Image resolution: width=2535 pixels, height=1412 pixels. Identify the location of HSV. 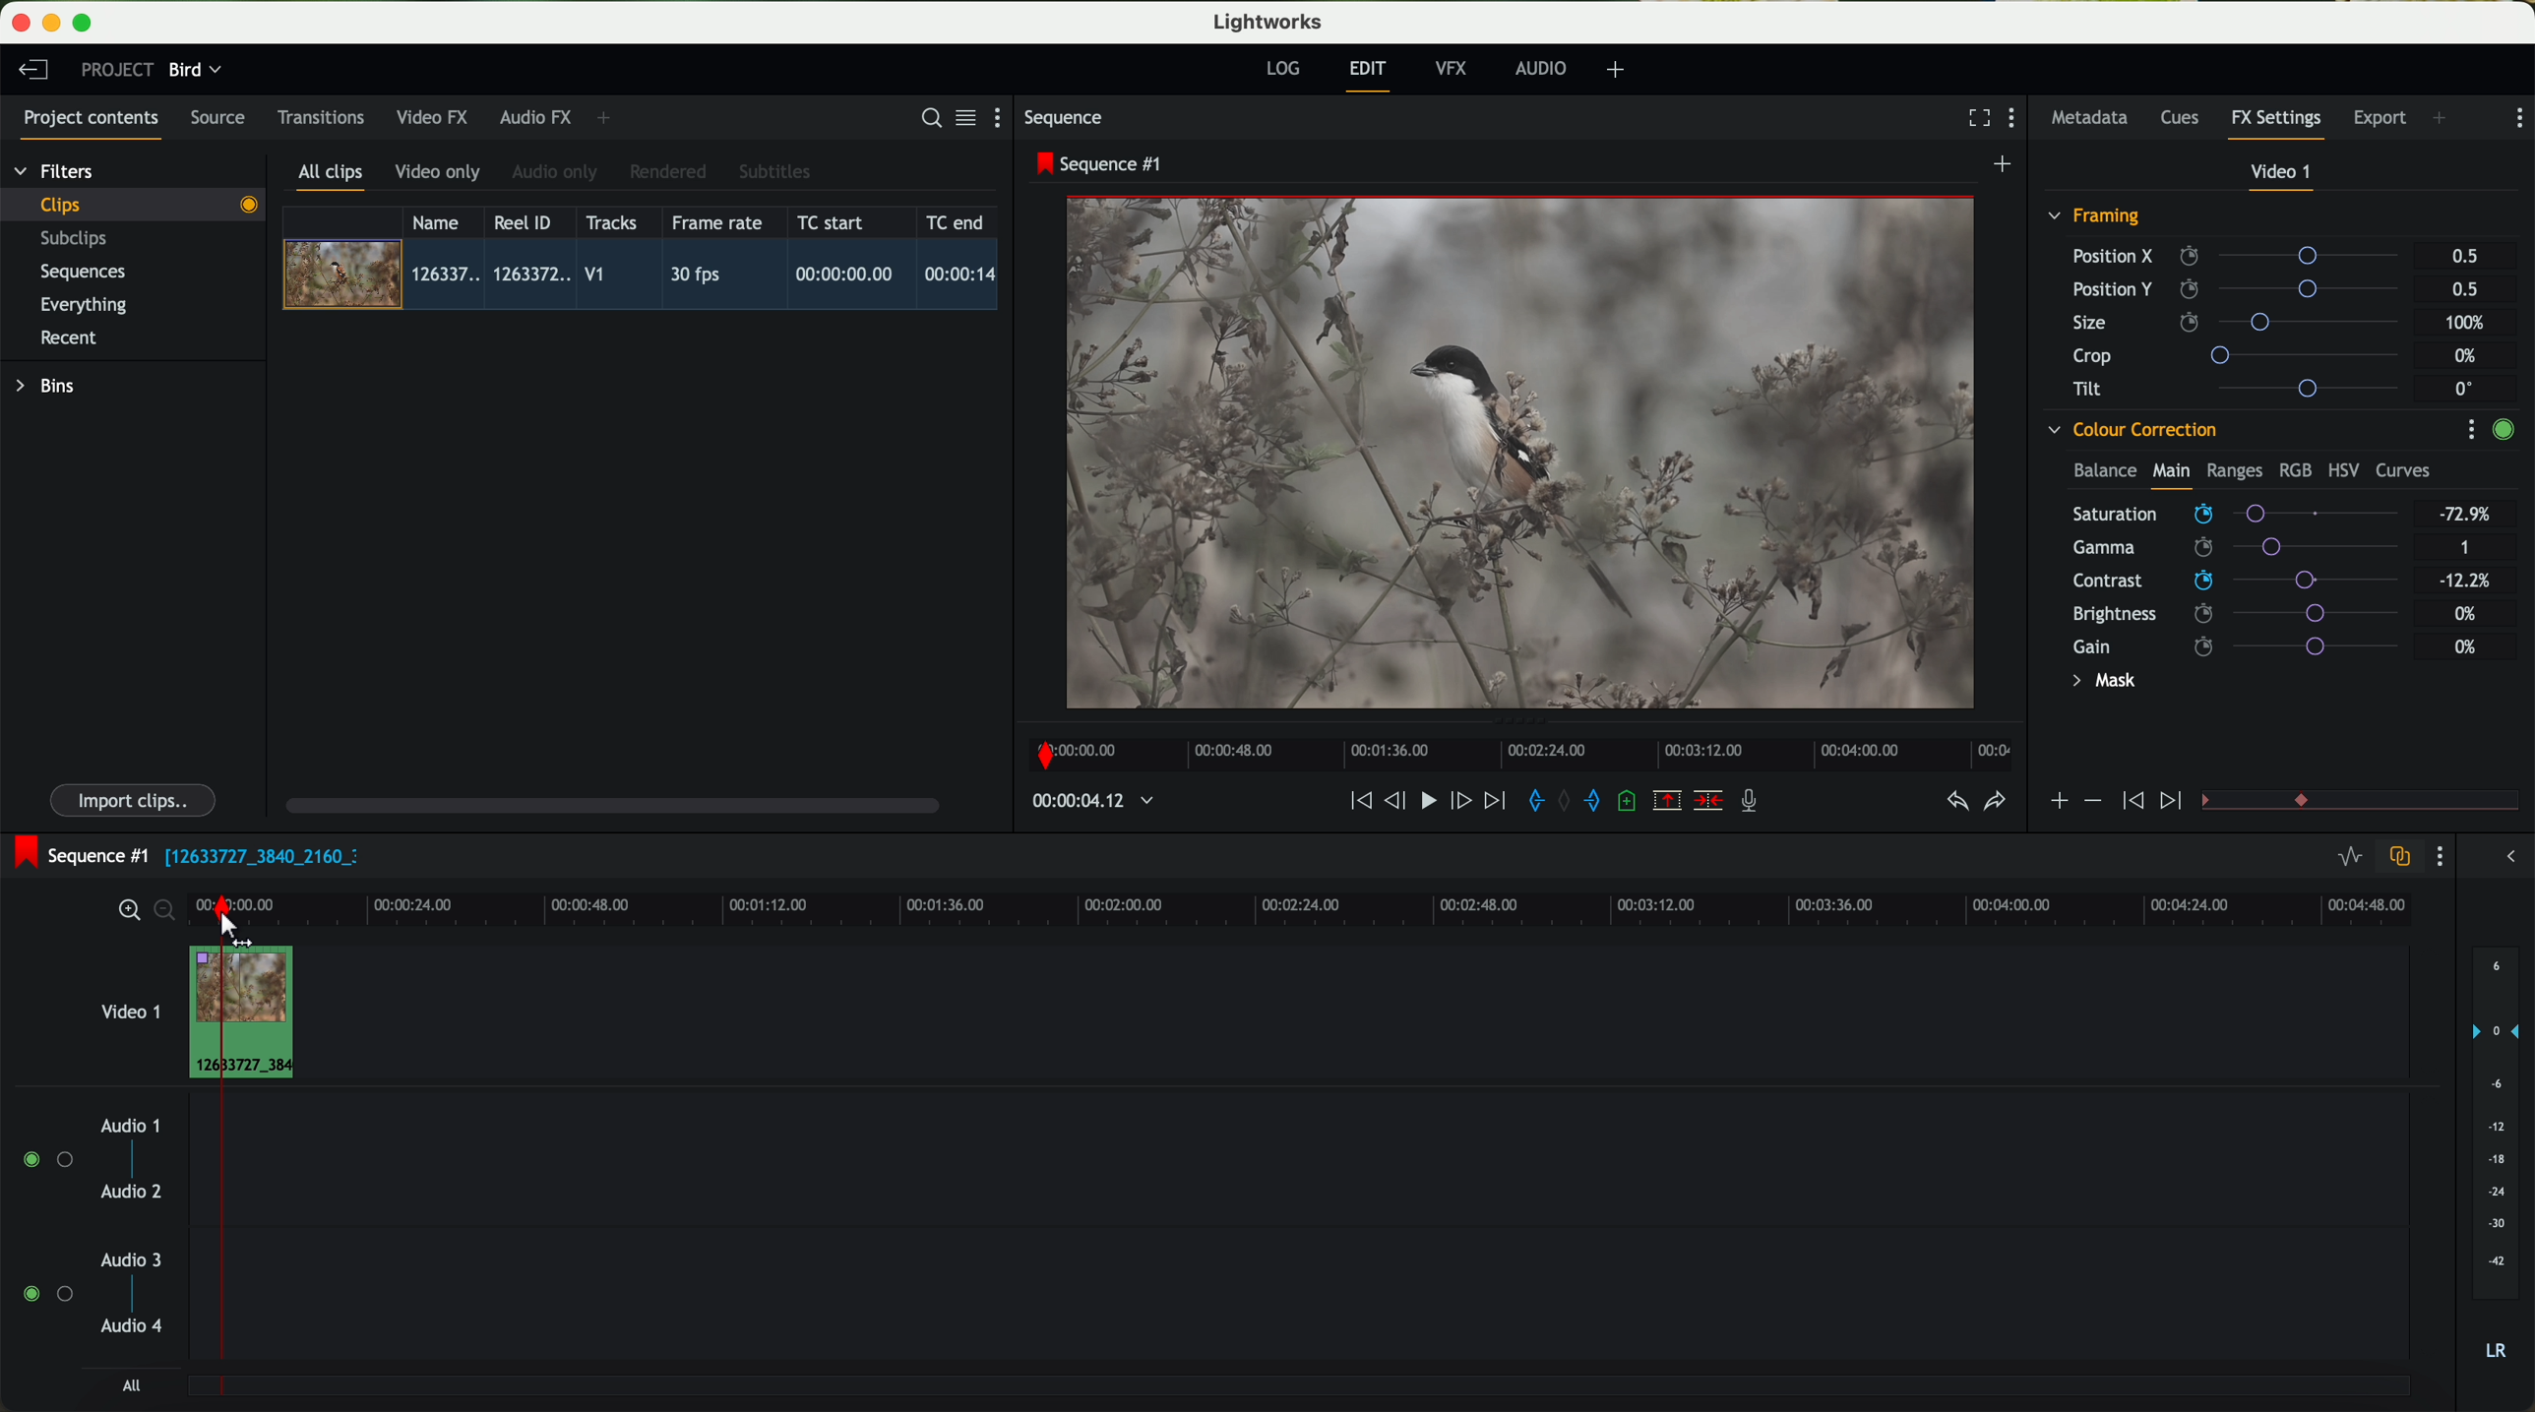
(2342, 469).